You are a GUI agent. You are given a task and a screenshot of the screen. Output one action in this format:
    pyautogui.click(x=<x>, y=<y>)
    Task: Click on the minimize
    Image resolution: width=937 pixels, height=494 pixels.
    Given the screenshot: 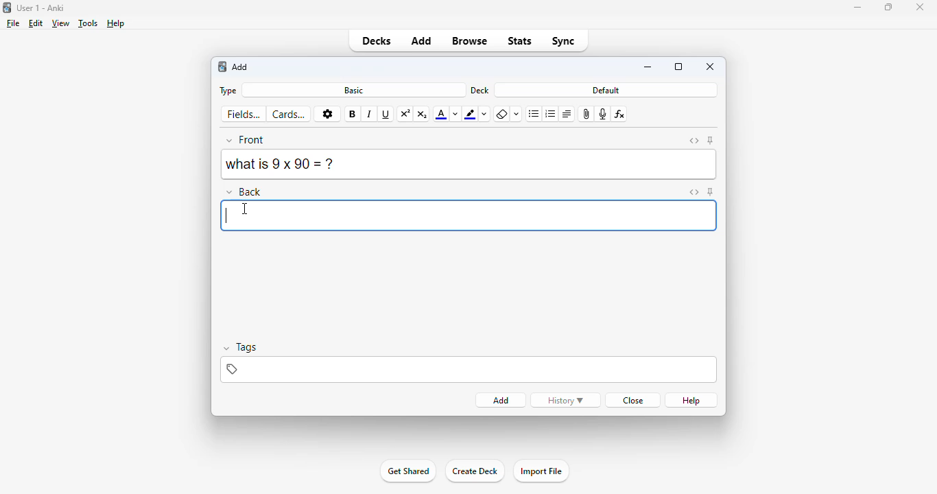 What is the action you would take?
    pyautogui.click(x=857, y=8)
    